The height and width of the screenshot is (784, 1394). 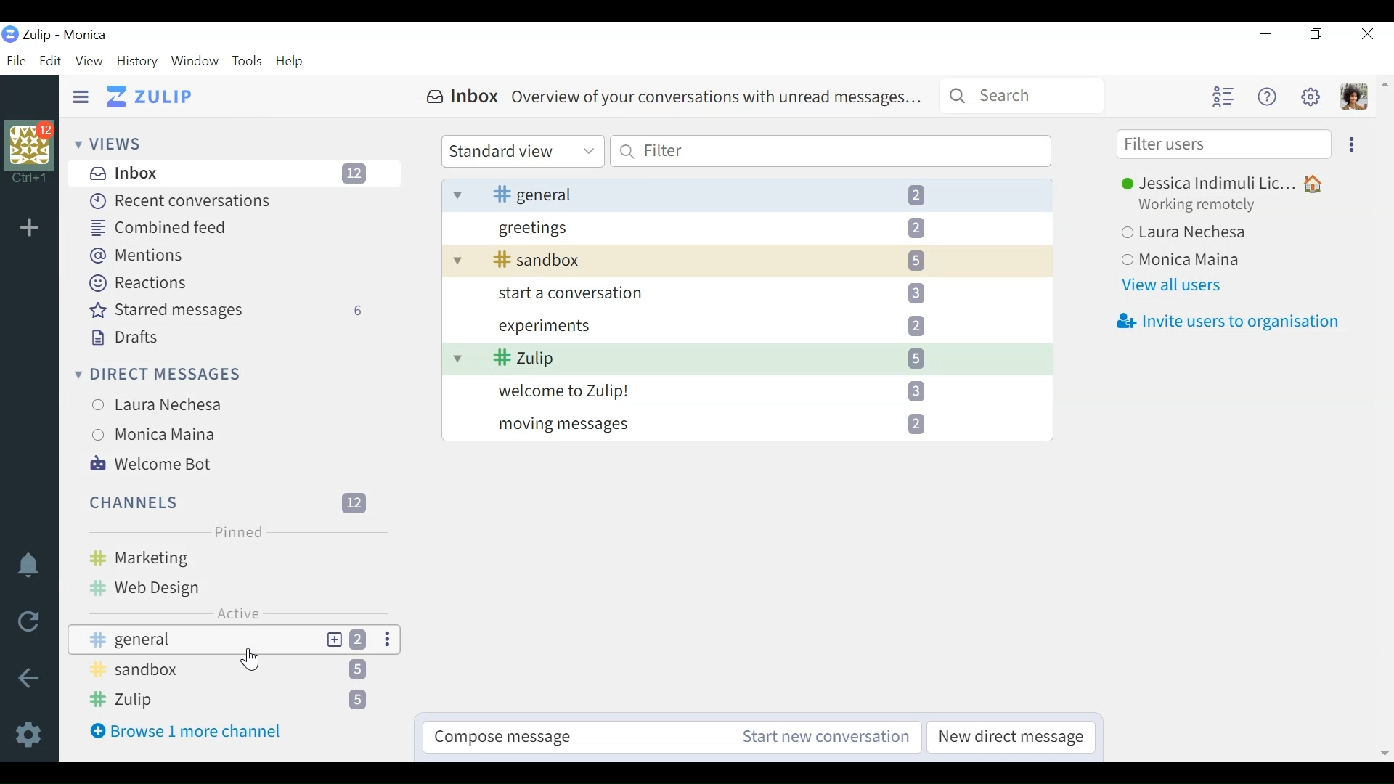 I want to click on Help , so click(x=1264, y=96).